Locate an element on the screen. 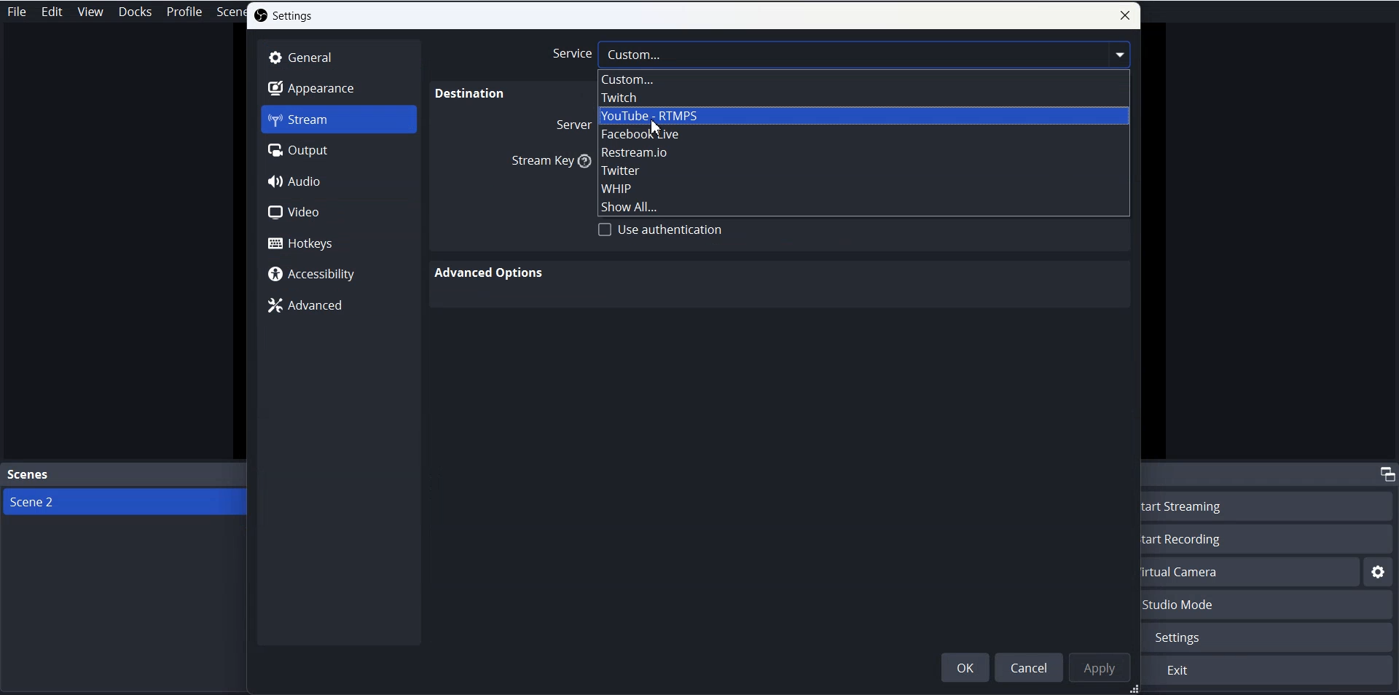 Image resolution: width=1399 pixels, height=695 pixels. Stream is located at coordinates (339, 119).